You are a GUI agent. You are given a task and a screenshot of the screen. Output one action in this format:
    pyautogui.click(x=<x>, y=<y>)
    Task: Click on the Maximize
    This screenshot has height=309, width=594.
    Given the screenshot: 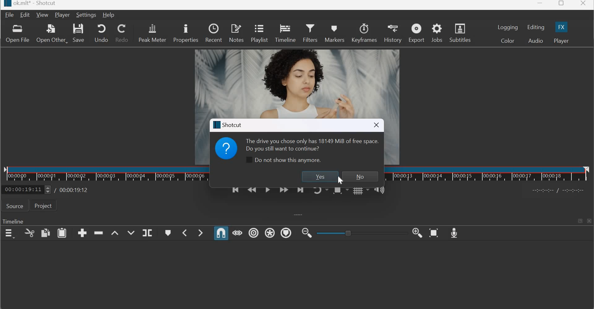 What is the action you would take?
    pyautogui.click(x=562, y=4)
    